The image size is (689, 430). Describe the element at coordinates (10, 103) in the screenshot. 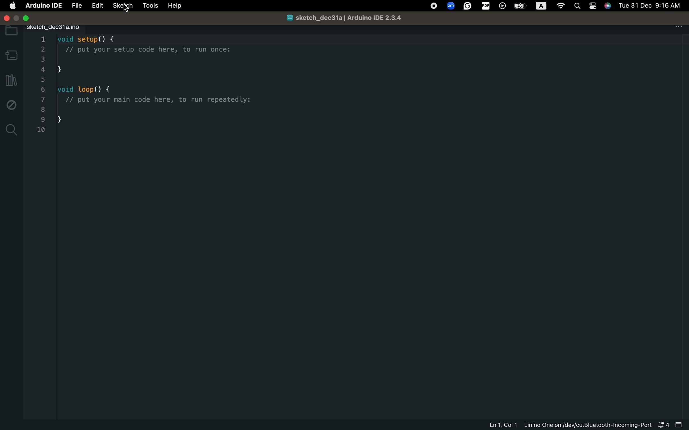

I see `debug` at that location.